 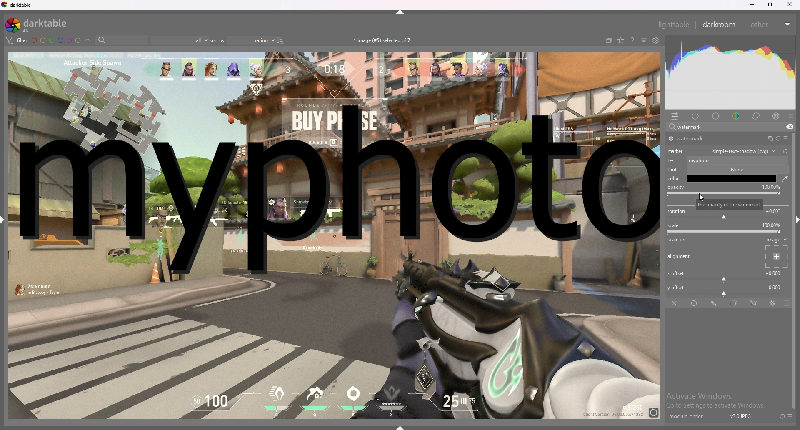 What do you see at coordinates (777, 139) in the screenshot?
I see `reset` at bounding box center [777, 139].